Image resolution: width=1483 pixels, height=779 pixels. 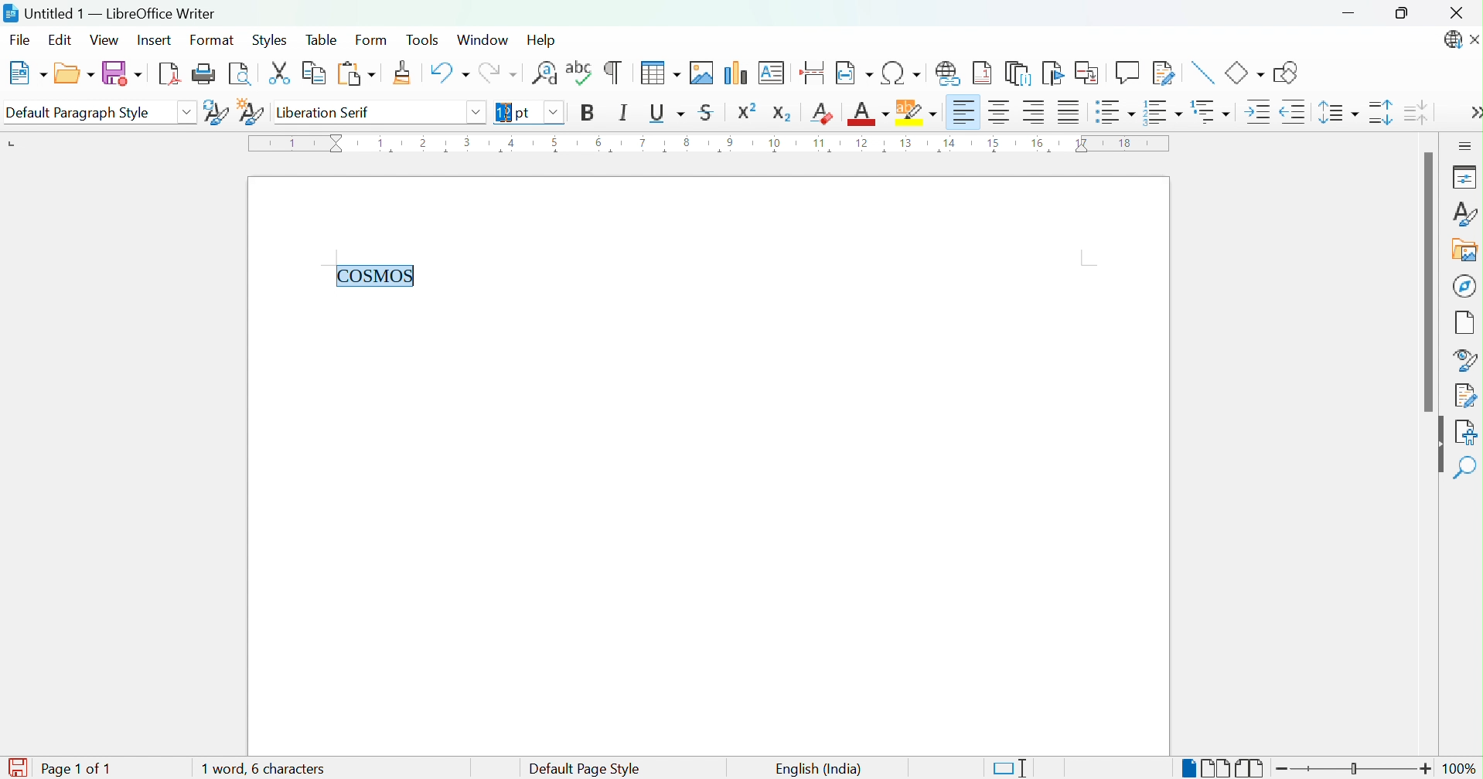 What do you see at coordinates (214, 111) in the screenshot?
I see `Update Selected Style` at bounding box center [214, 111].